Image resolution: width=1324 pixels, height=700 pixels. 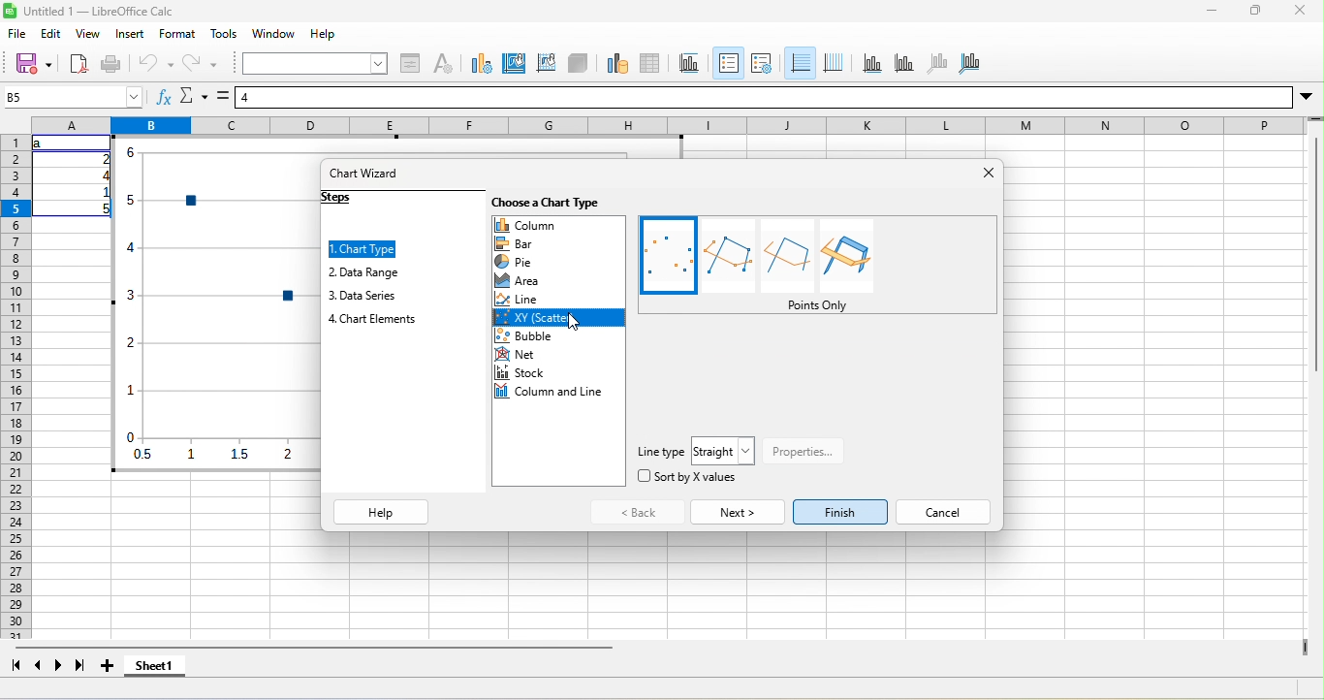 What do you see at coordinates (363, 249) in the screenshot?
I see `chart type` at bounding box center [363, 249].